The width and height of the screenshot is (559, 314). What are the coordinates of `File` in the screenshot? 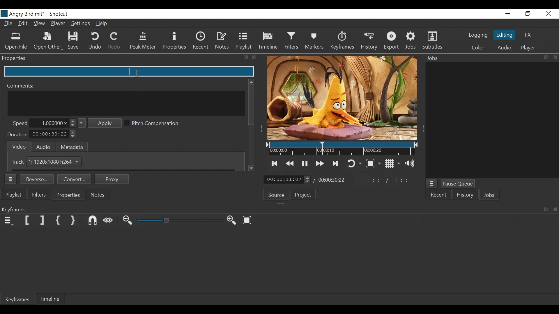 It's located at (8, 24).